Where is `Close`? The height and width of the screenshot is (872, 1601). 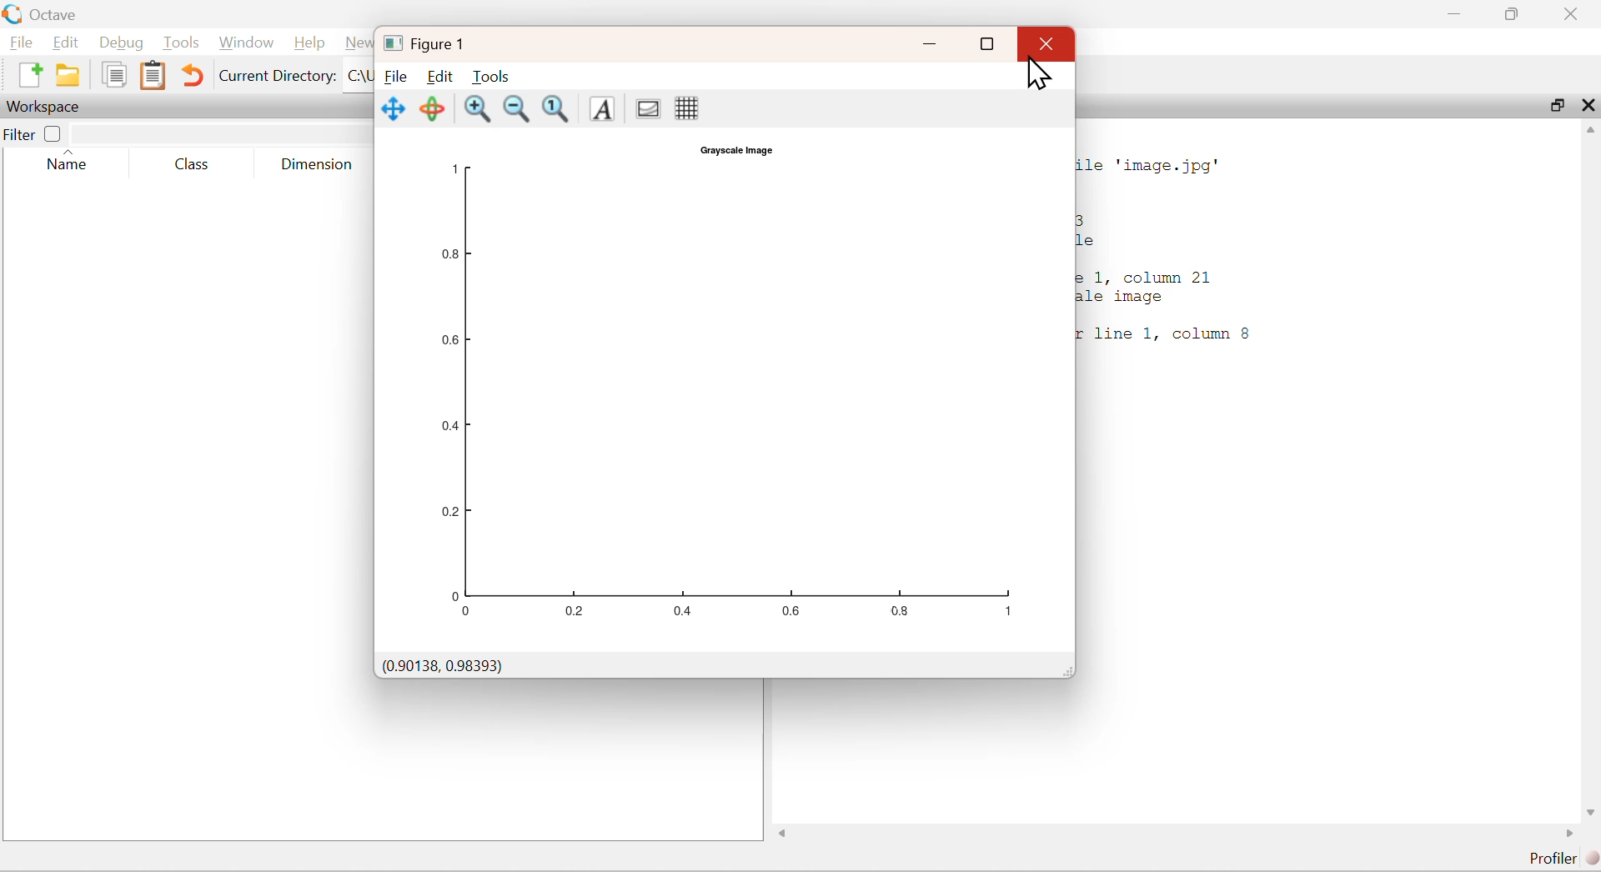 Close is located at coordinates (1589, 106).